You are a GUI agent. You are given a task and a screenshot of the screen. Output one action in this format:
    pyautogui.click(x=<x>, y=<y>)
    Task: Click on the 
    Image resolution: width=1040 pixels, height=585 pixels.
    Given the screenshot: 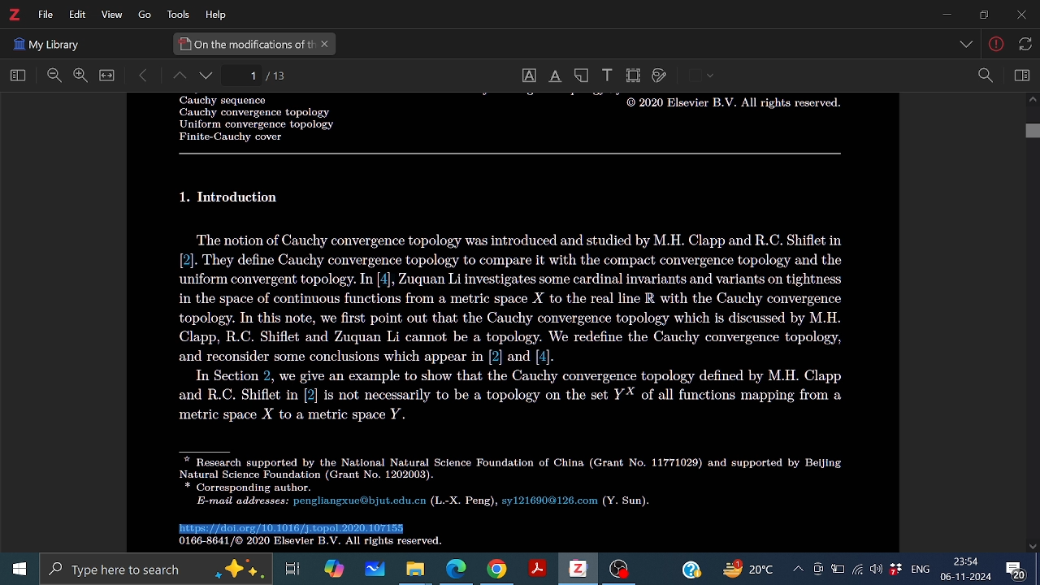 What is the action you would take?
    pyautogui.click(x=1023, y=43)
    